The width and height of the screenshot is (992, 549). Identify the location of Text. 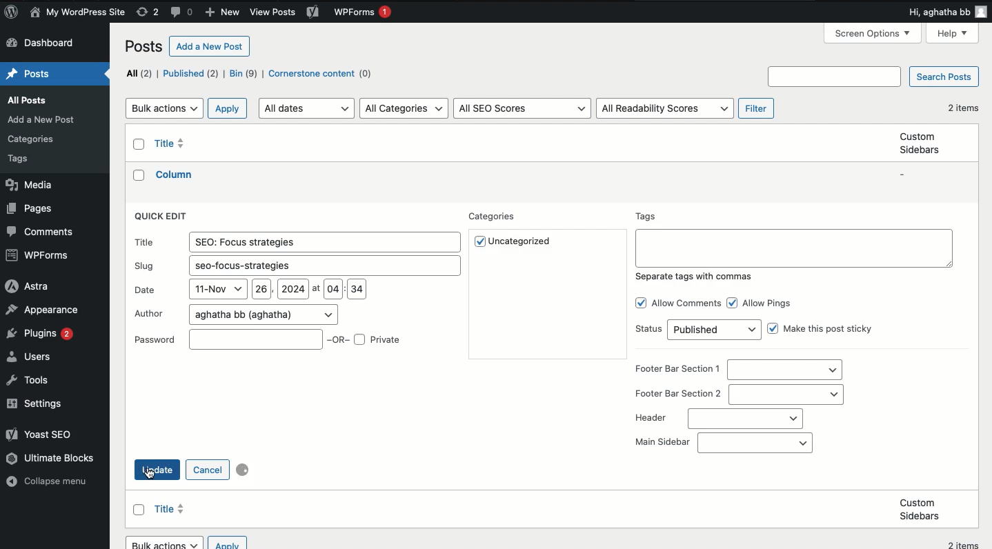
(793, 247).